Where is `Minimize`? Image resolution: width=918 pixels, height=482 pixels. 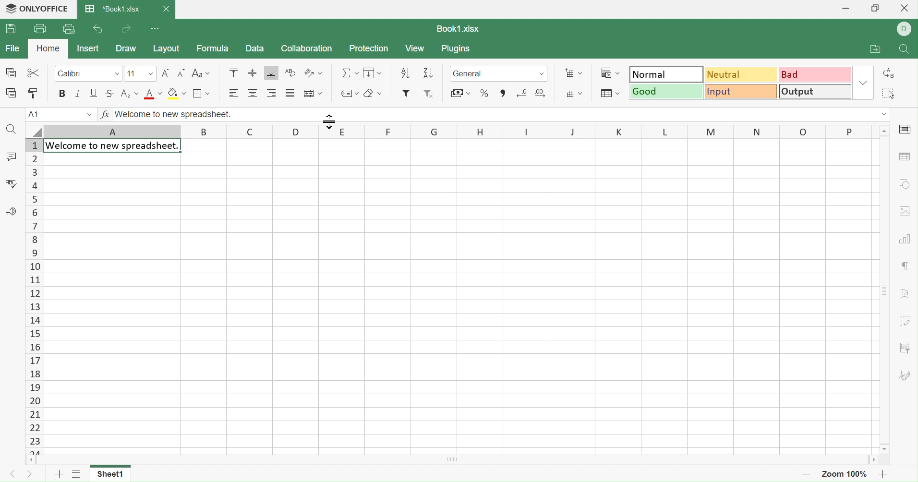
Minimize is located at coordinates (842, 8).